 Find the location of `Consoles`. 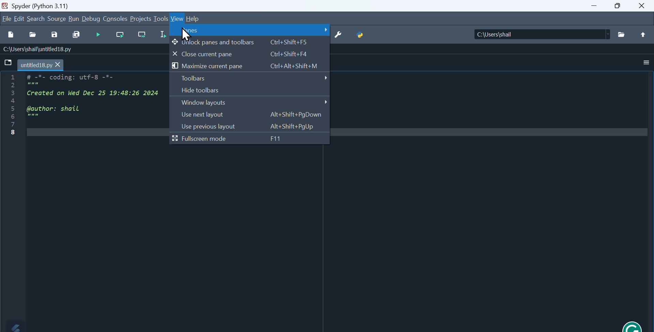

Consoles is located at coordinates (116, 18).